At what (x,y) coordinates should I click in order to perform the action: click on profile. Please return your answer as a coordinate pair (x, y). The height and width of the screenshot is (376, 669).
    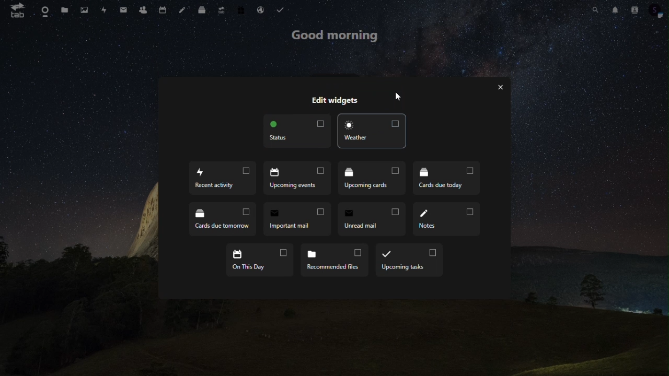
    Looking at the image, I should click on (656, 12).